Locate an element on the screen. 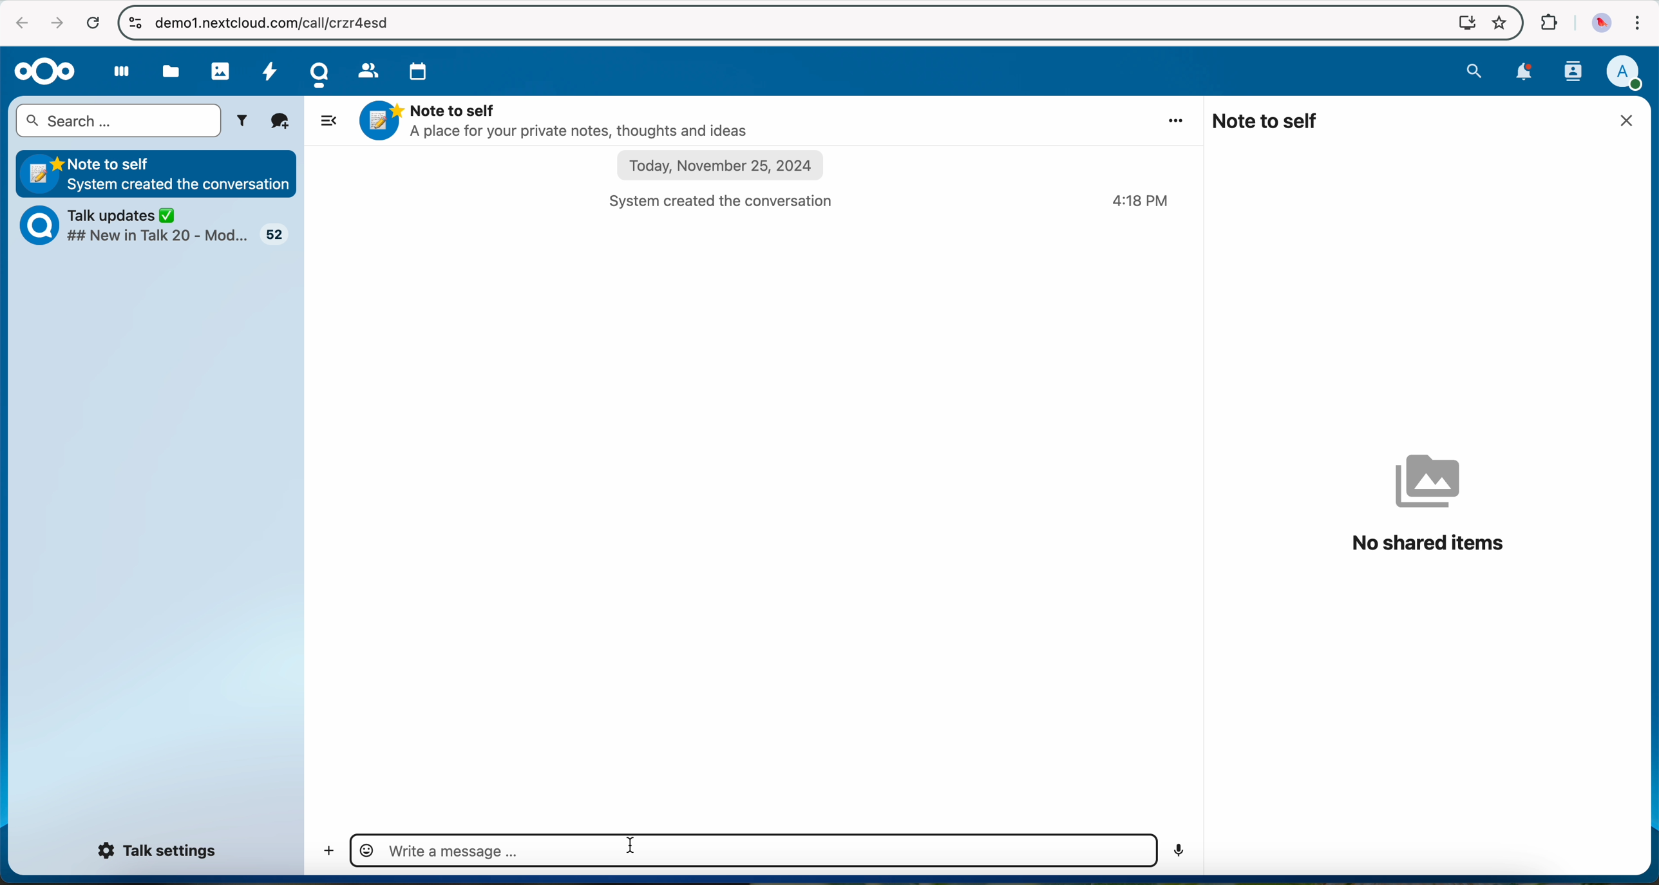 This screenshot has height=885, width=1659. hour is located at coordinates (1142, 202).